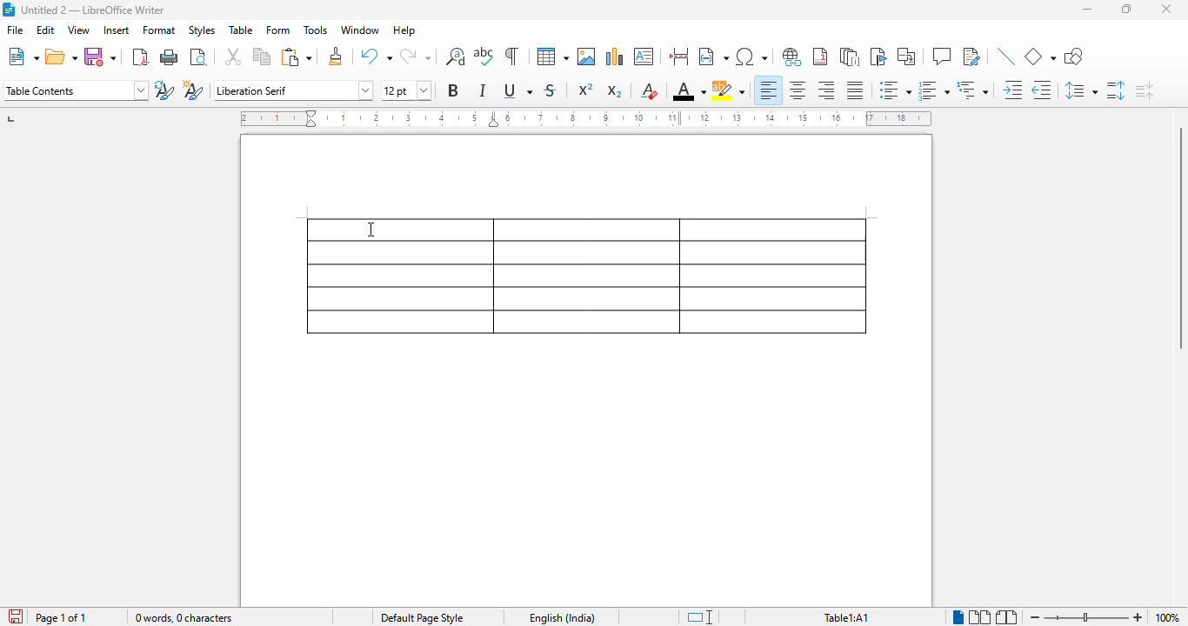 The image size is (1188, 626). I want to click on insert chart, so click(616, 57).